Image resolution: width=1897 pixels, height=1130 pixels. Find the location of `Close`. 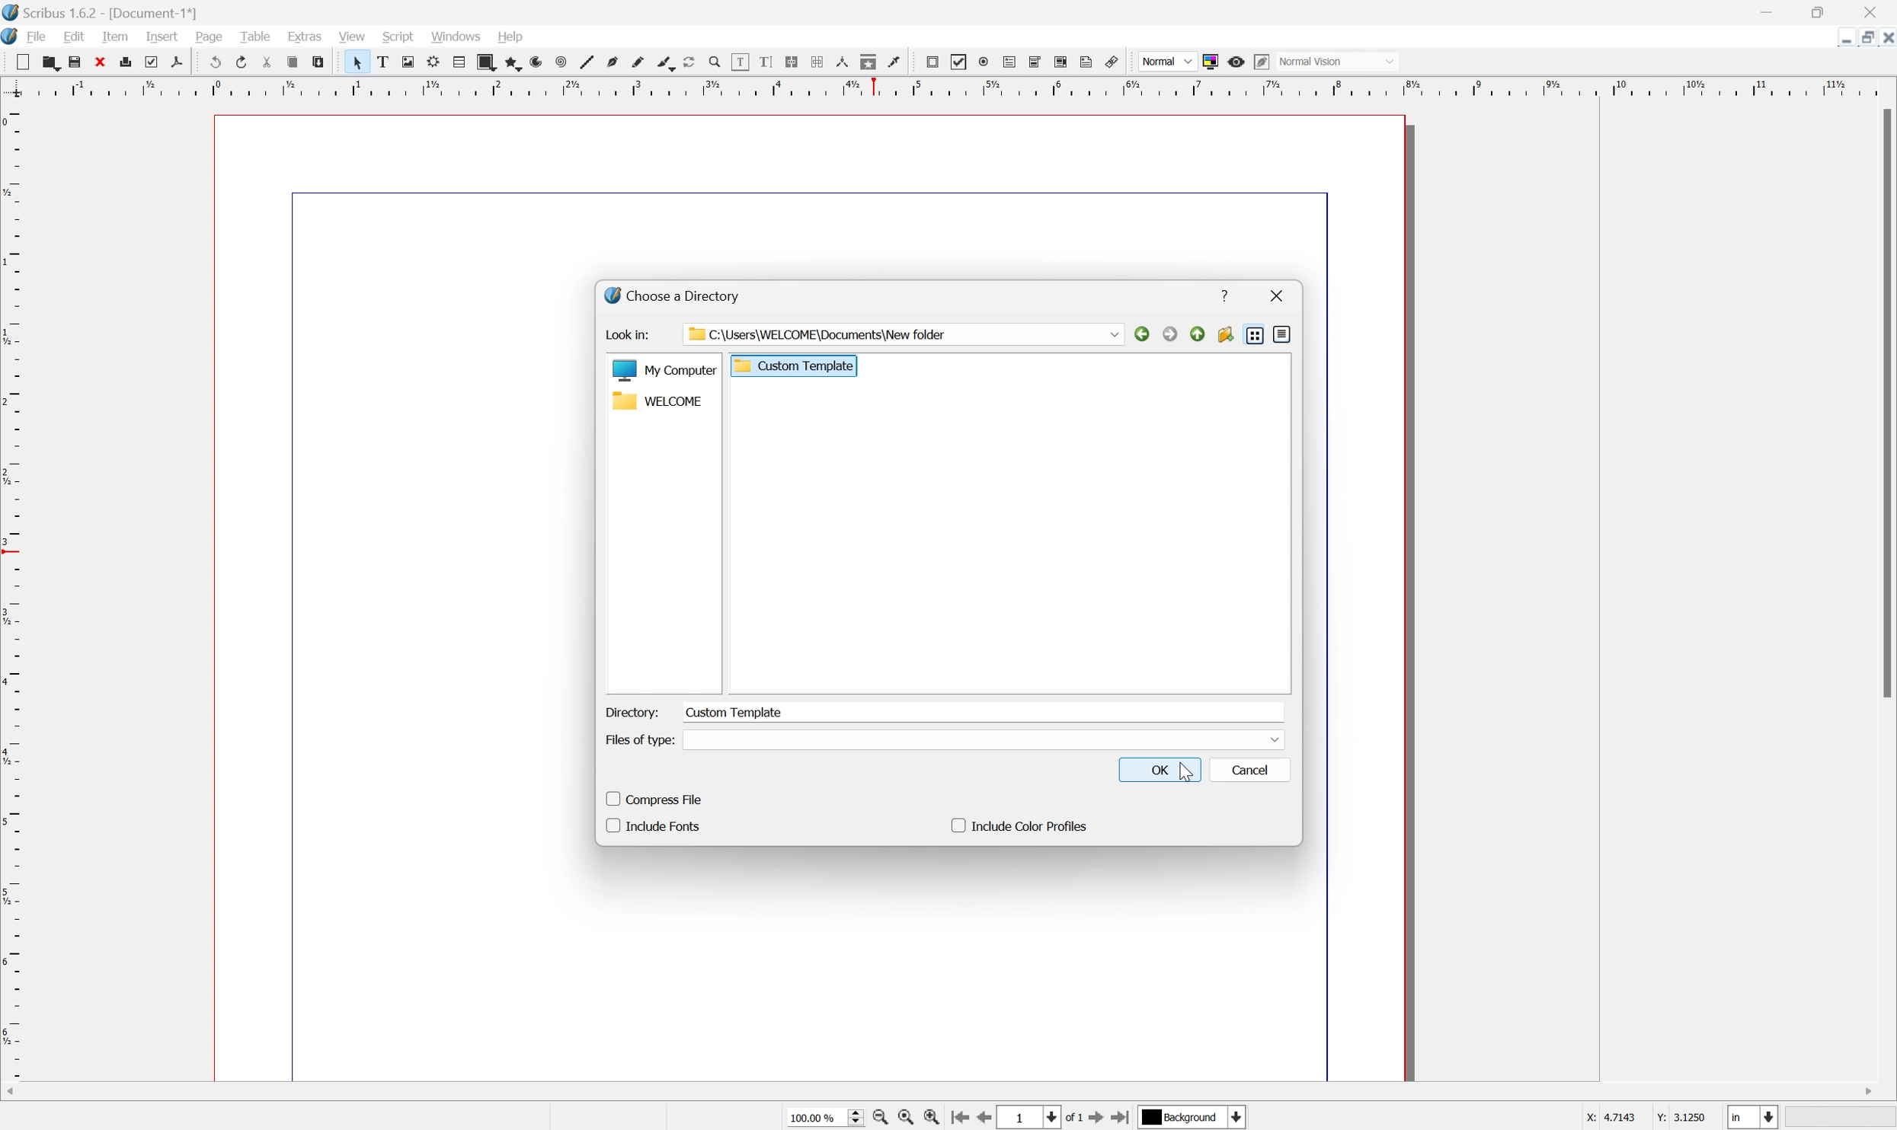

Close is located at coordinates (1873, 12).